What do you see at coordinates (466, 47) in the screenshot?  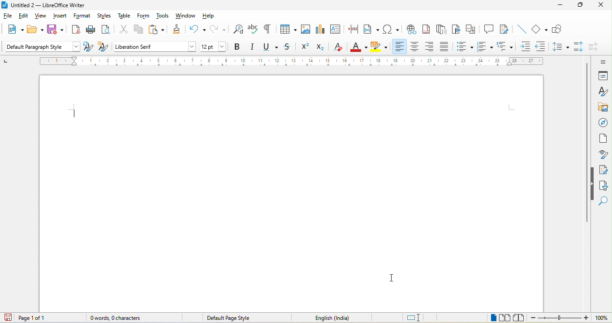 I see `unordered list` at bounding box center [466, 47].